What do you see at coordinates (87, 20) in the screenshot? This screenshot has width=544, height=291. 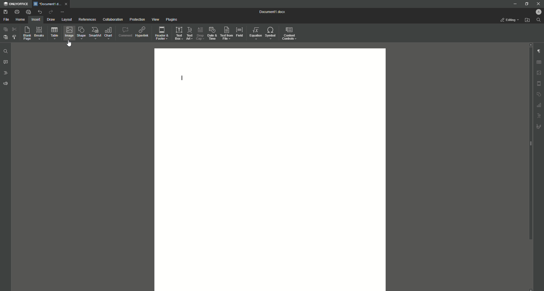 I see `References` at bounding box center [87, 20].